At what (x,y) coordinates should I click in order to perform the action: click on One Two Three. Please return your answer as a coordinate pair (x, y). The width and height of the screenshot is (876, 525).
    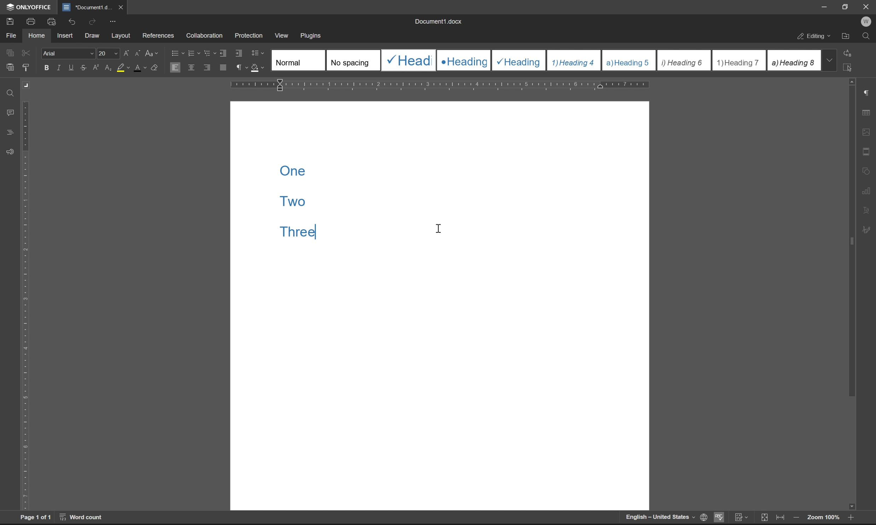
    Looking at the image, I should click on (305, 213).